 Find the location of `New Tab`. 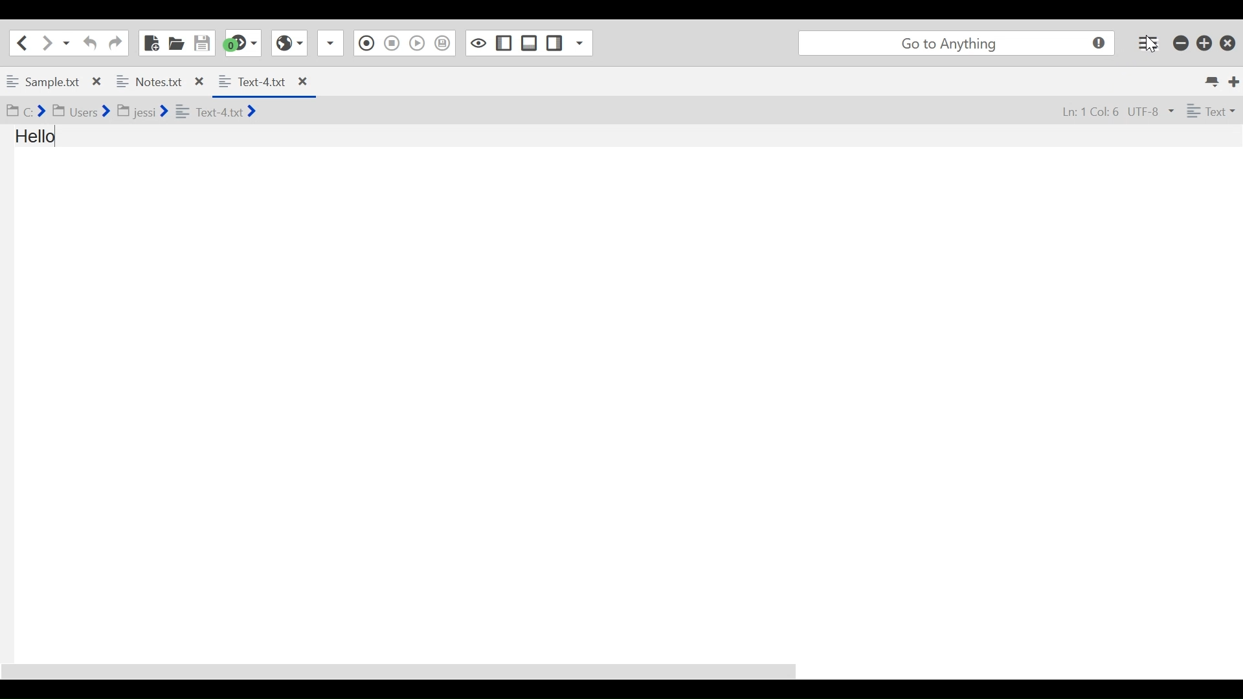

New Tab is located at coordinates (1235, 82).